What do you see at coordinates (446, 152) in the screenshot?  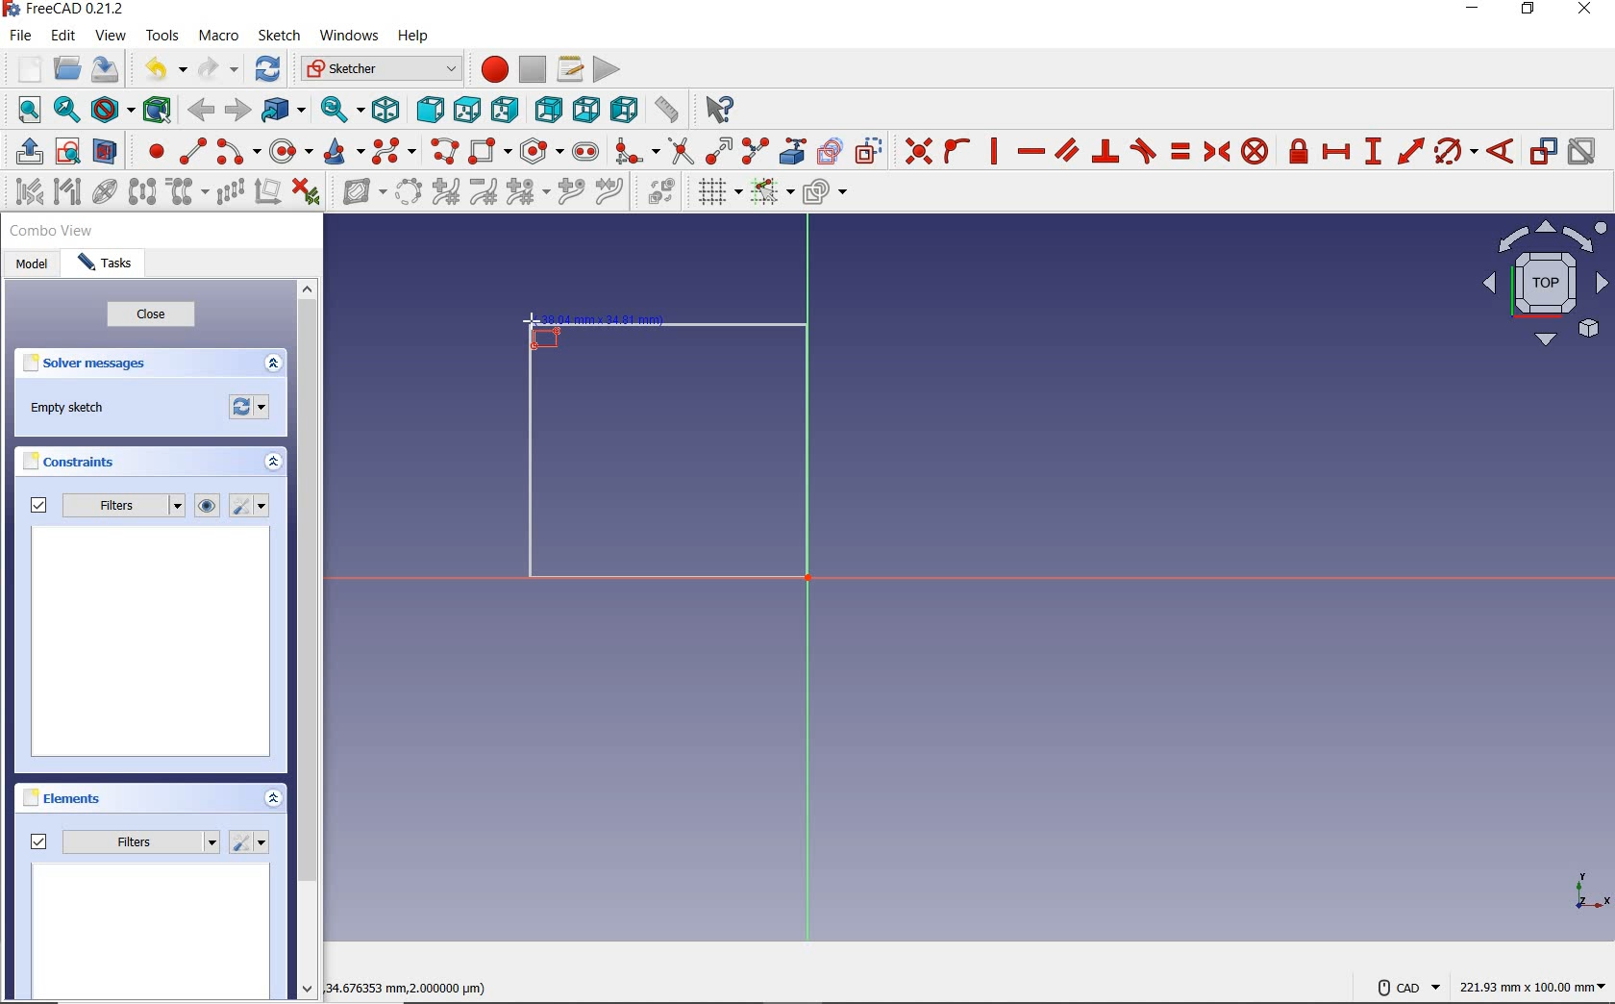 I see `create polyline` at bounding box center [446, 152].